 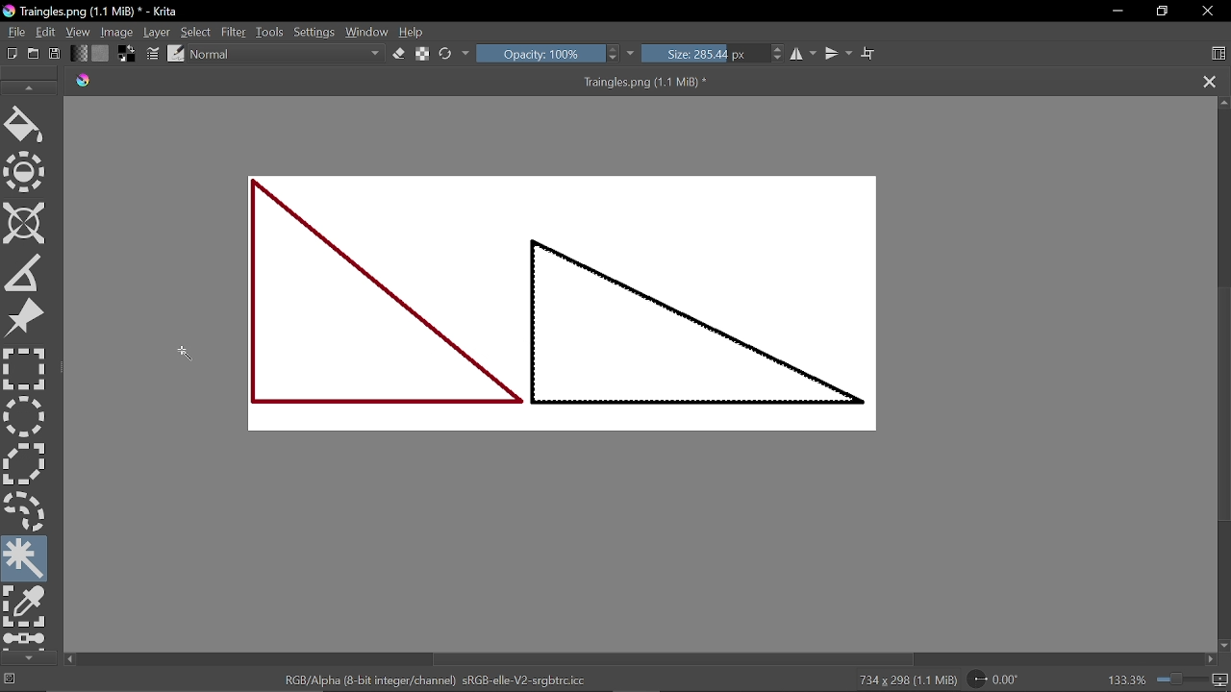 What do you see at coordinates (117, 31) in the screenshot?
I see `Image` at bounding box center [117, 31].